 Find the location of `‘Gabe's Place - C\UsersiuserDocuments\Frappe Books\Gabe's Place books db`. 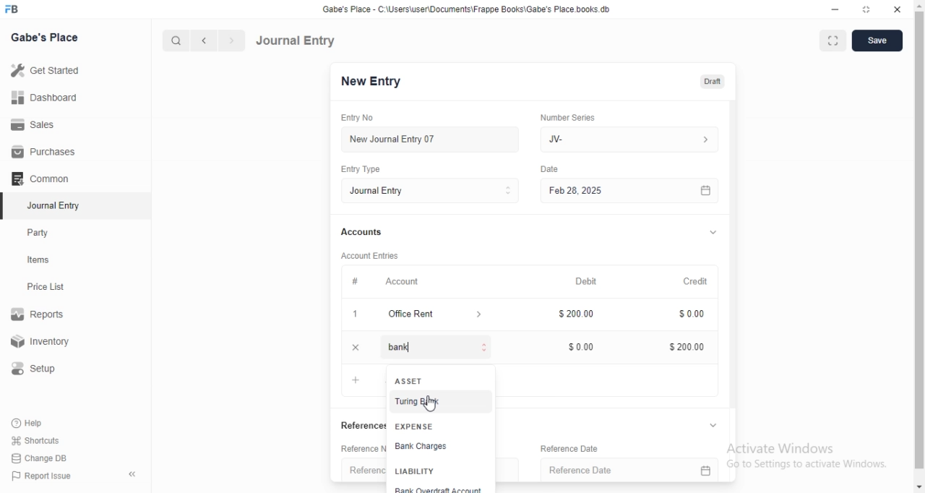

‘Gabe's Place - C\UsersiuserDocuments\Frappe Books\Gabe's Place books db is located at coordinates (472, 9).